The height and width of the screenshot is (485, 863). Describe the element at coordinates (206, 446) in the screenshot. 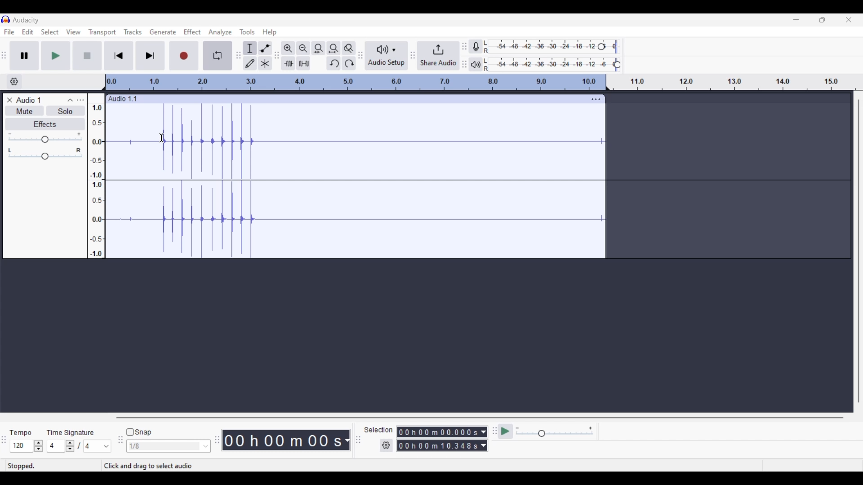

I see `Snap options` at that location.